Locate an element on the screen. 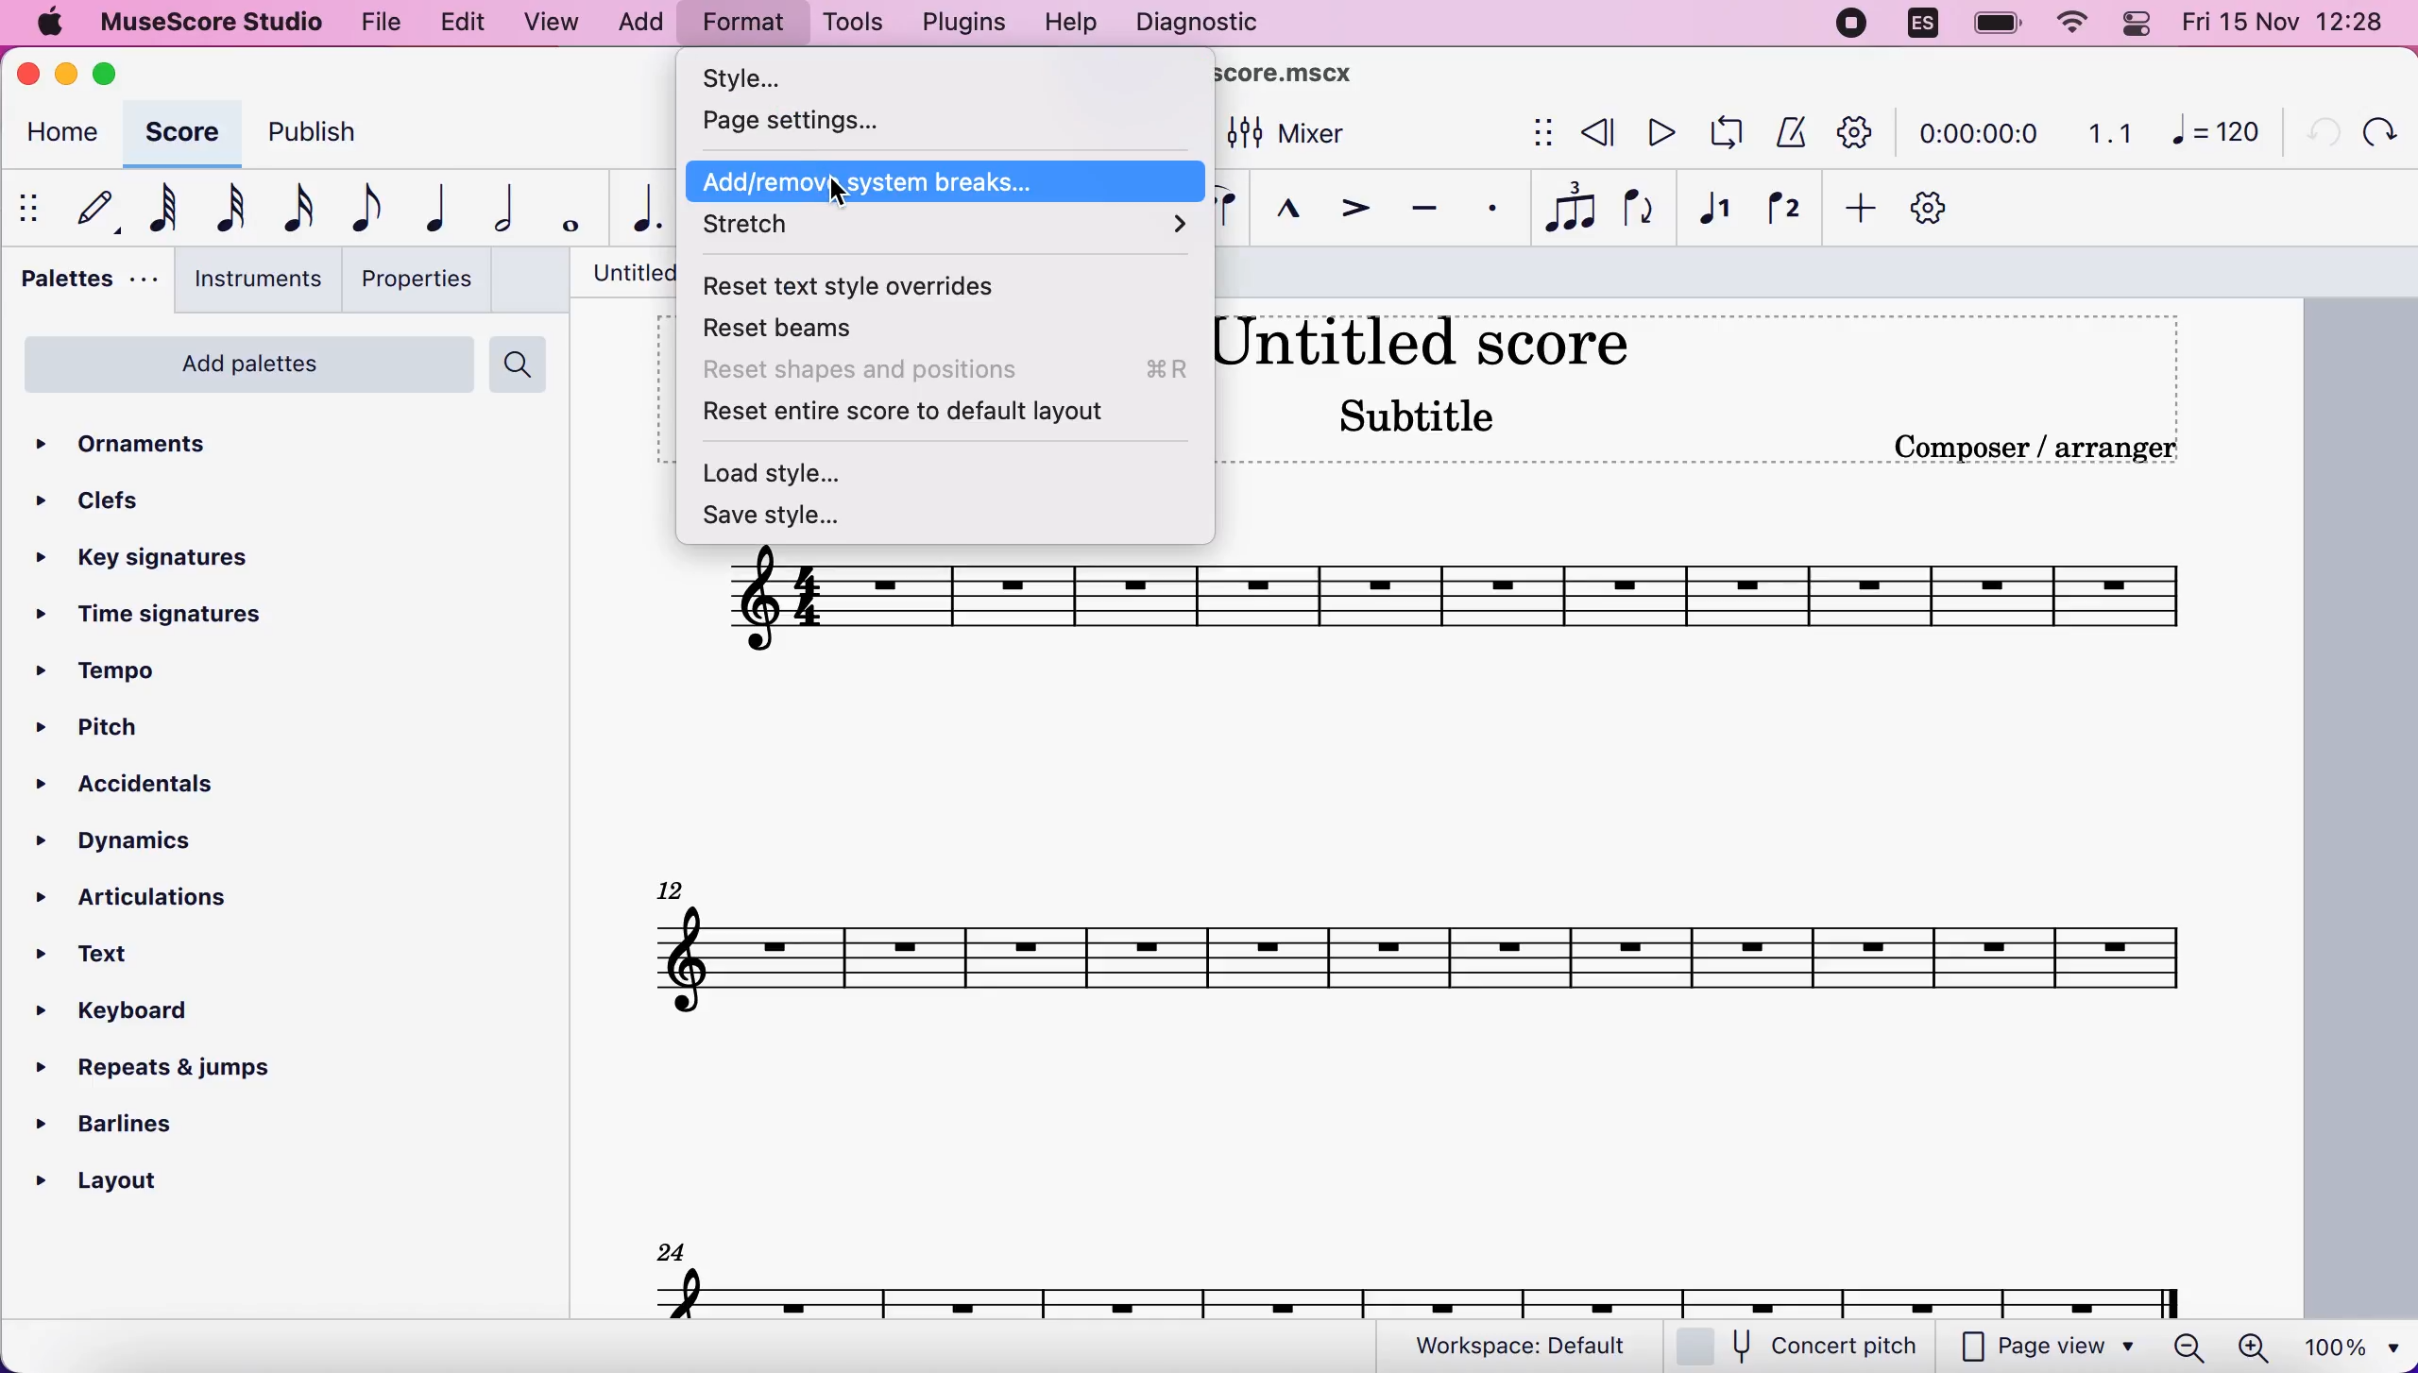 This screenshot has width=2418, height=1373. properties is located at coordinates (416, 279).